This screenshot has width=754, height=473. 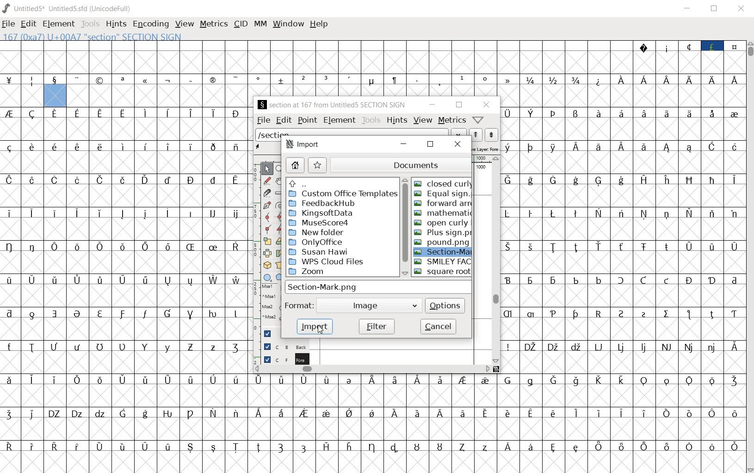 What do you see at coordinates (279, 193) in the screenshot?
I see `measure a distance, angle between points` at bounding box center [279, 193].